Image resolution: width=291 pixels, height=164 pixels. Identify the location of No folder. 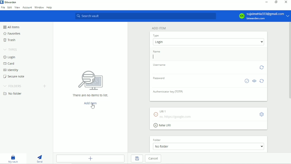
(13, 93).